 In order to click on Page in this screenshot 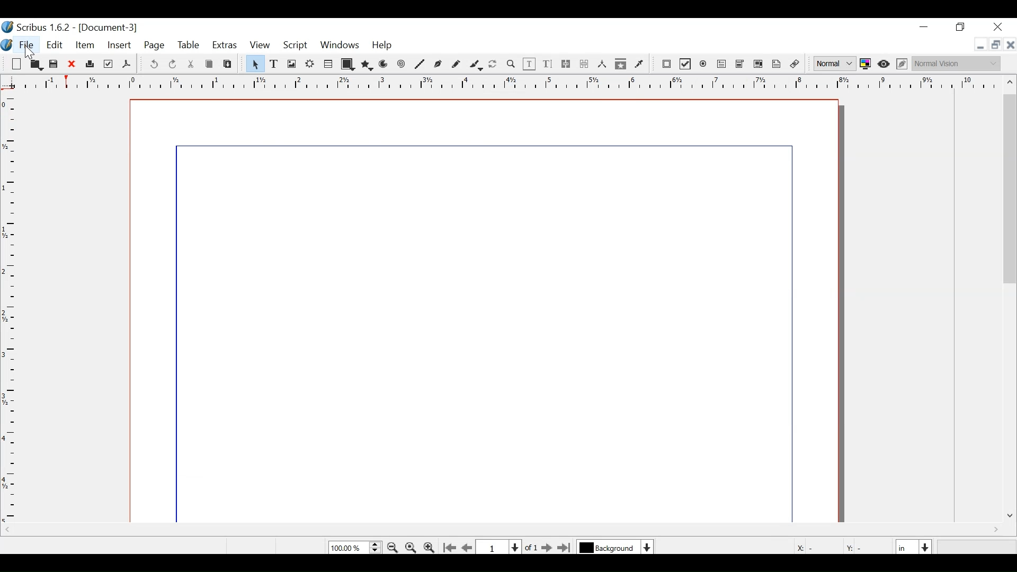, I will do `click(155, 47)`.